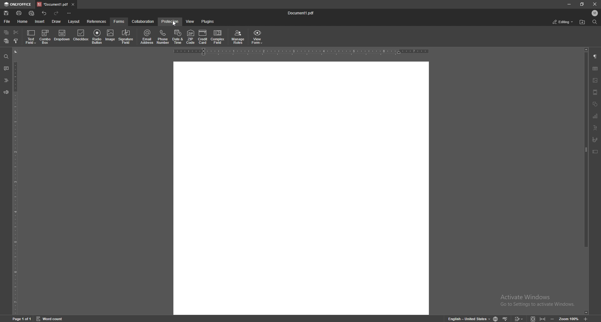 The height and width of the screenshot is (322, 601). I want to click on zoom in, so click(591, 319).